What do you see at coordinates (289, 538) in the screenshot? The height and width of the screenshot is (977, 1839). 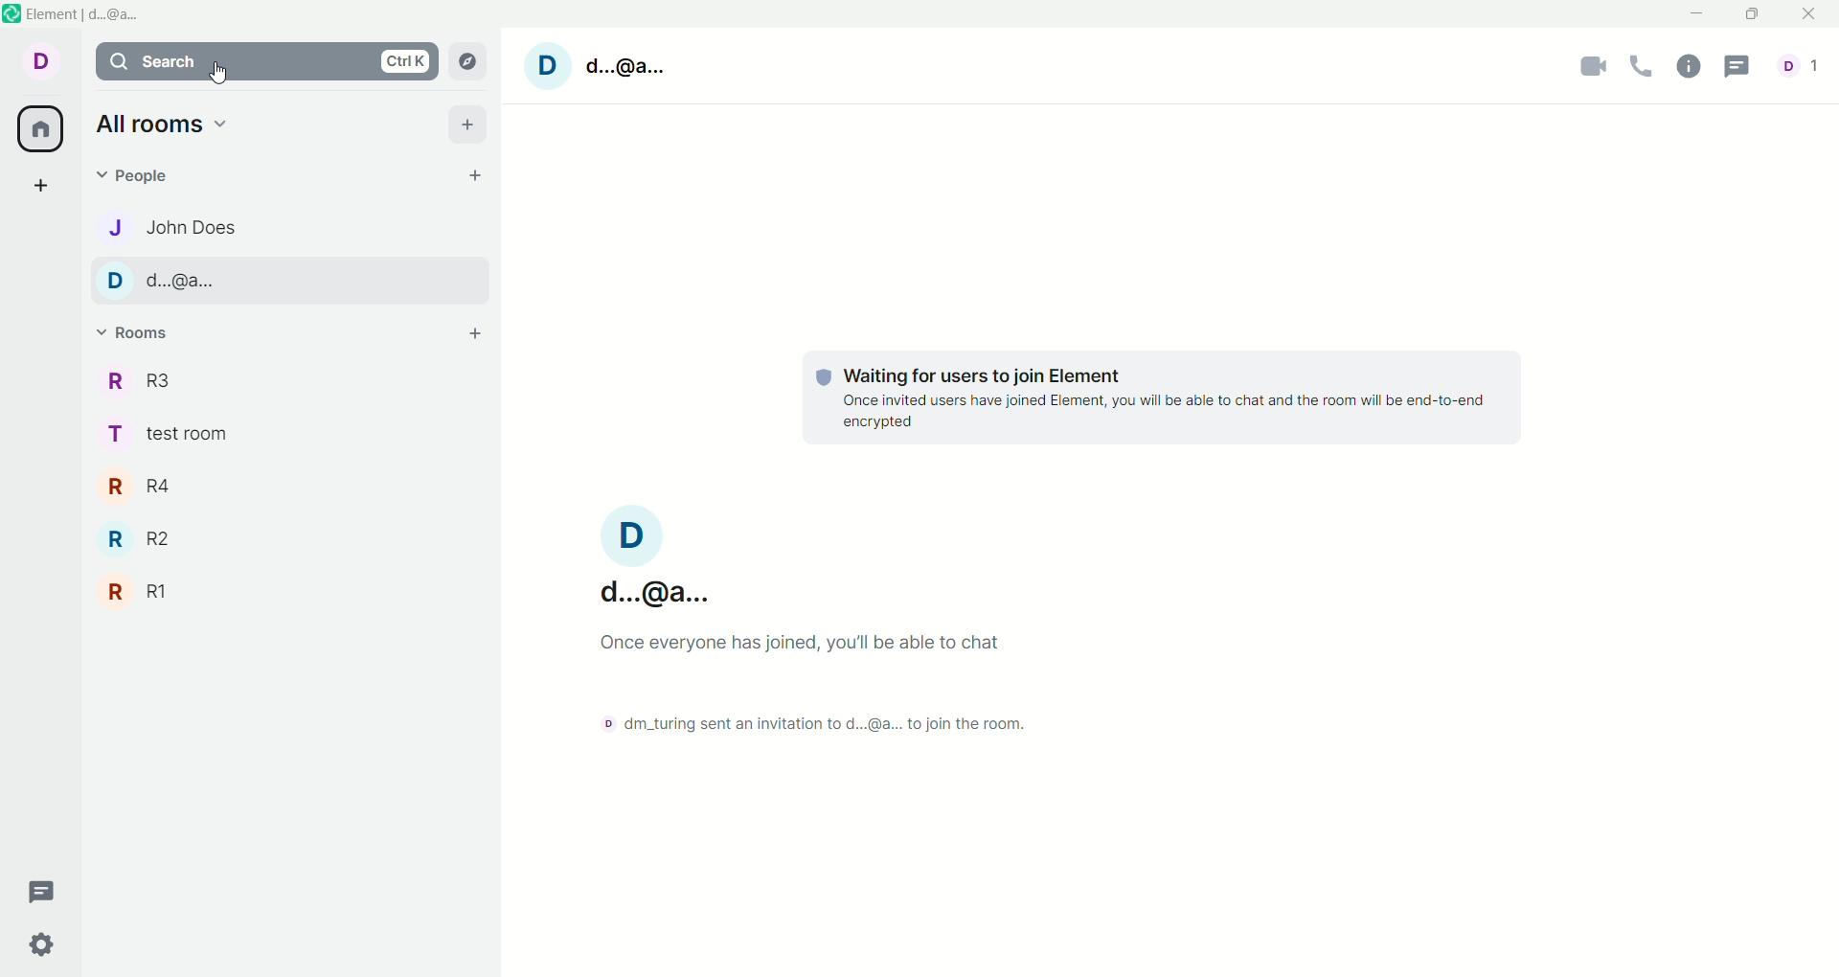 I see `R2 ` at bounding box center [289, 538].